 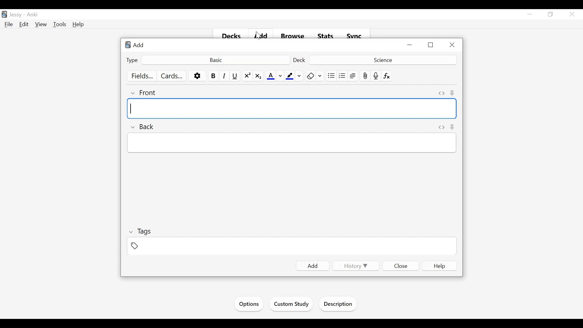 What do you see at coordinates (550, 15) in the screenshot?
I see `Restore` at bounding box center [550, 15].